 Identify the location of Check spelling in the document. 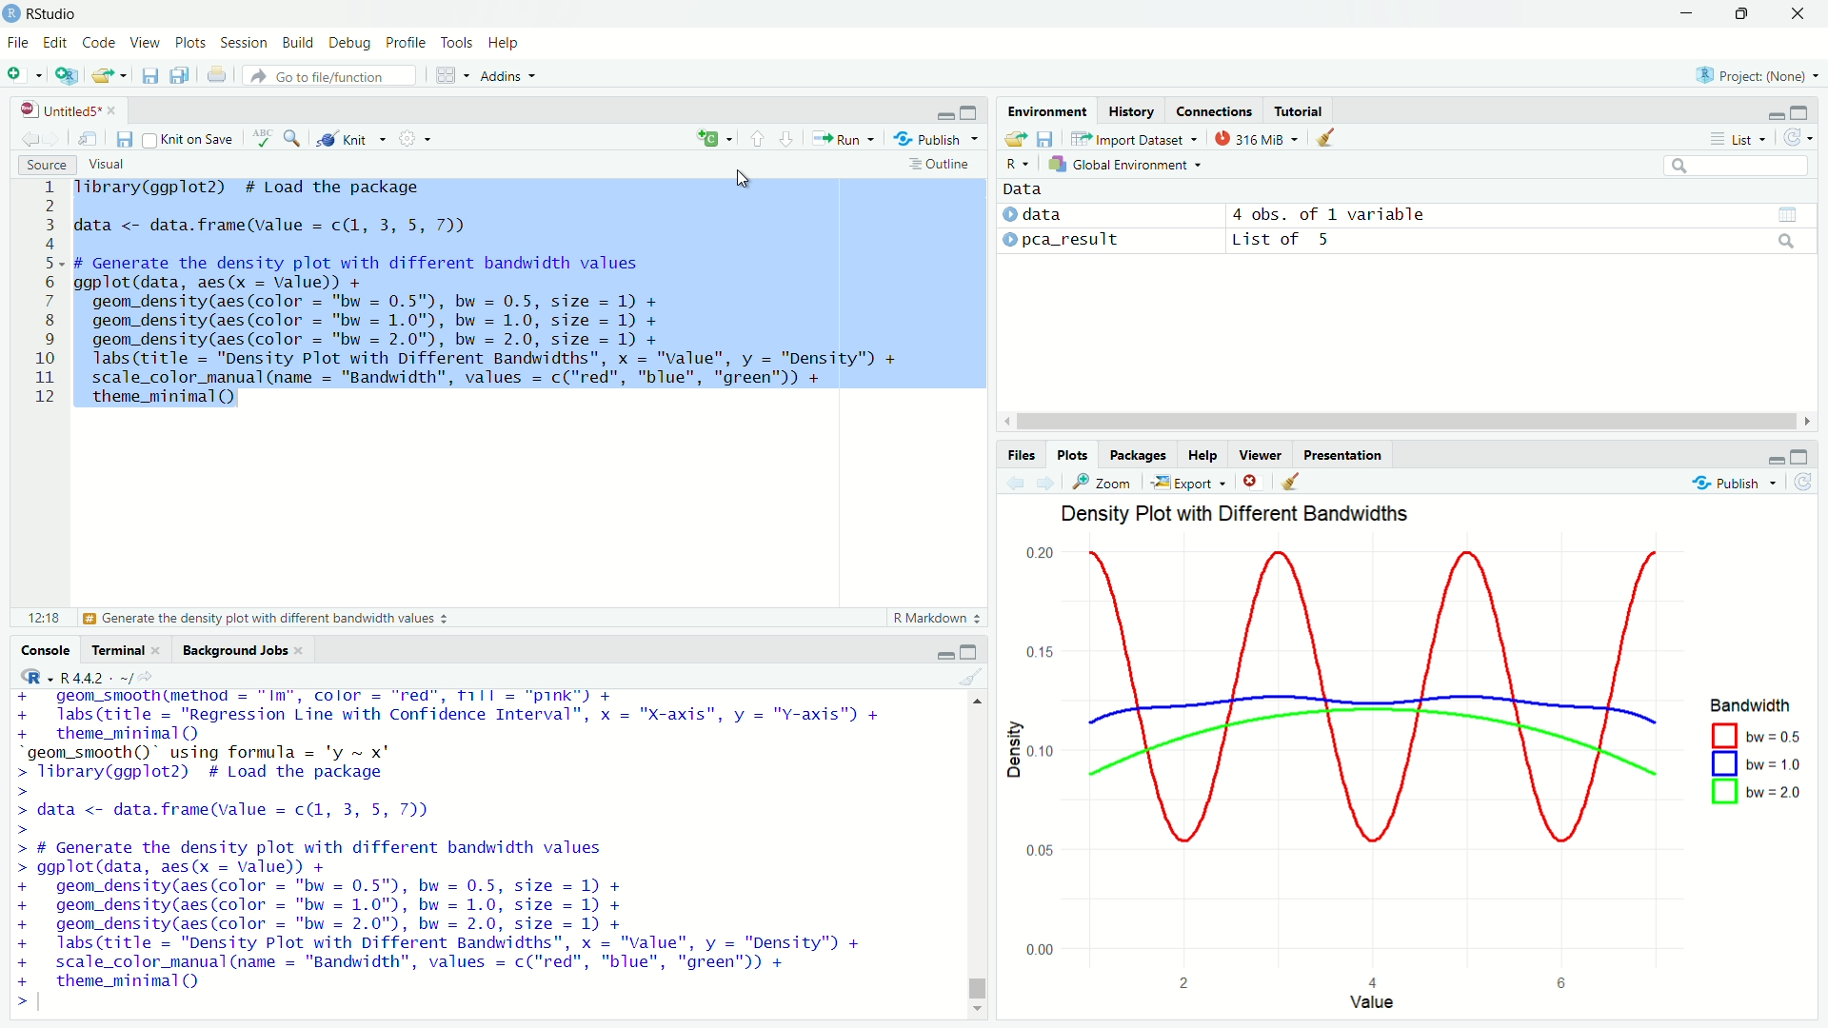
(263, 137).